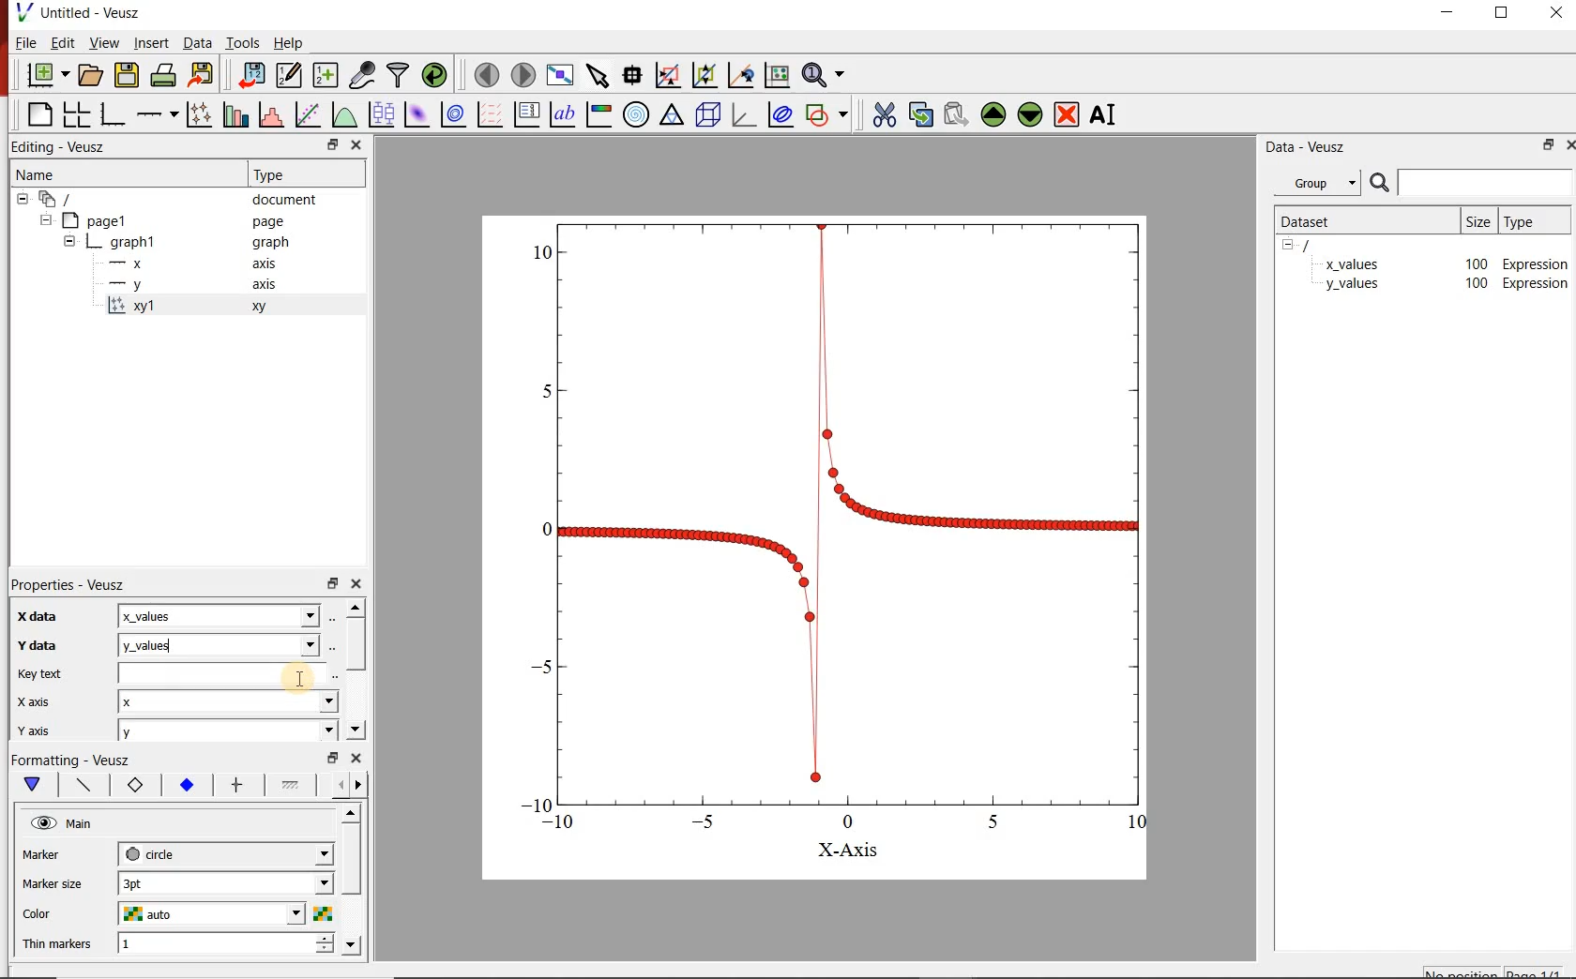  What do you see at coordinates (113, 116) in the screenshot?
I see `bar graph` at bounding box center [113, 116].